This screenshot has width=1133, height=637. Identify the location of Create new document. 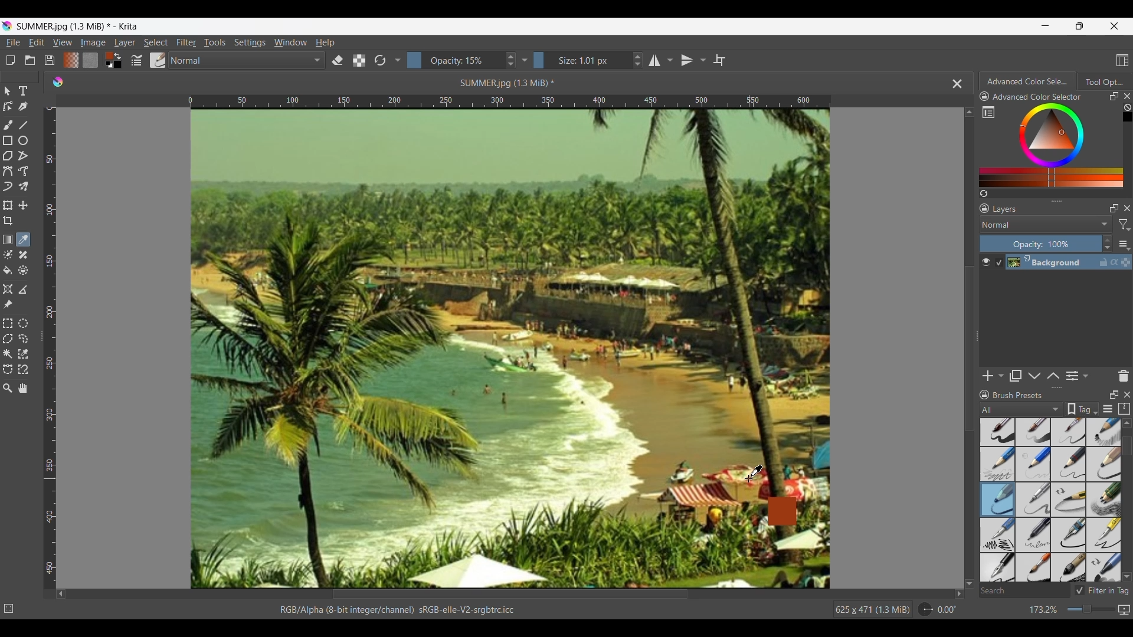
(10, 61).